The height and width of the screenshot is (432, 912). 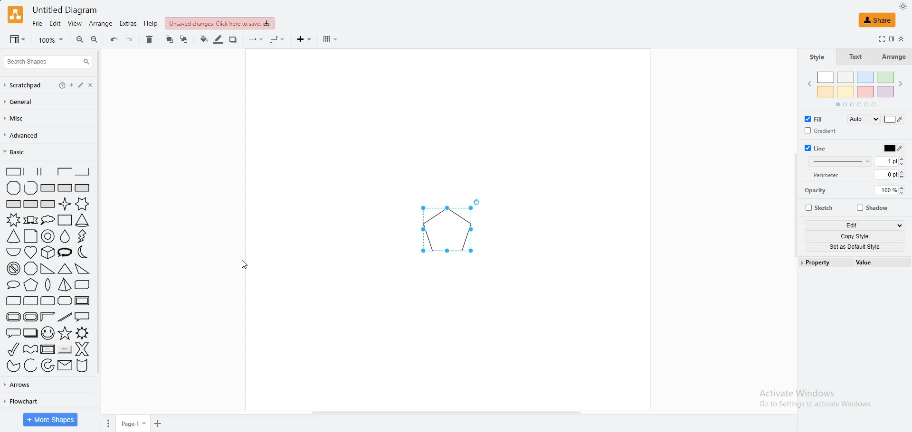 I want to click on edit, so click(x=87, y=85).